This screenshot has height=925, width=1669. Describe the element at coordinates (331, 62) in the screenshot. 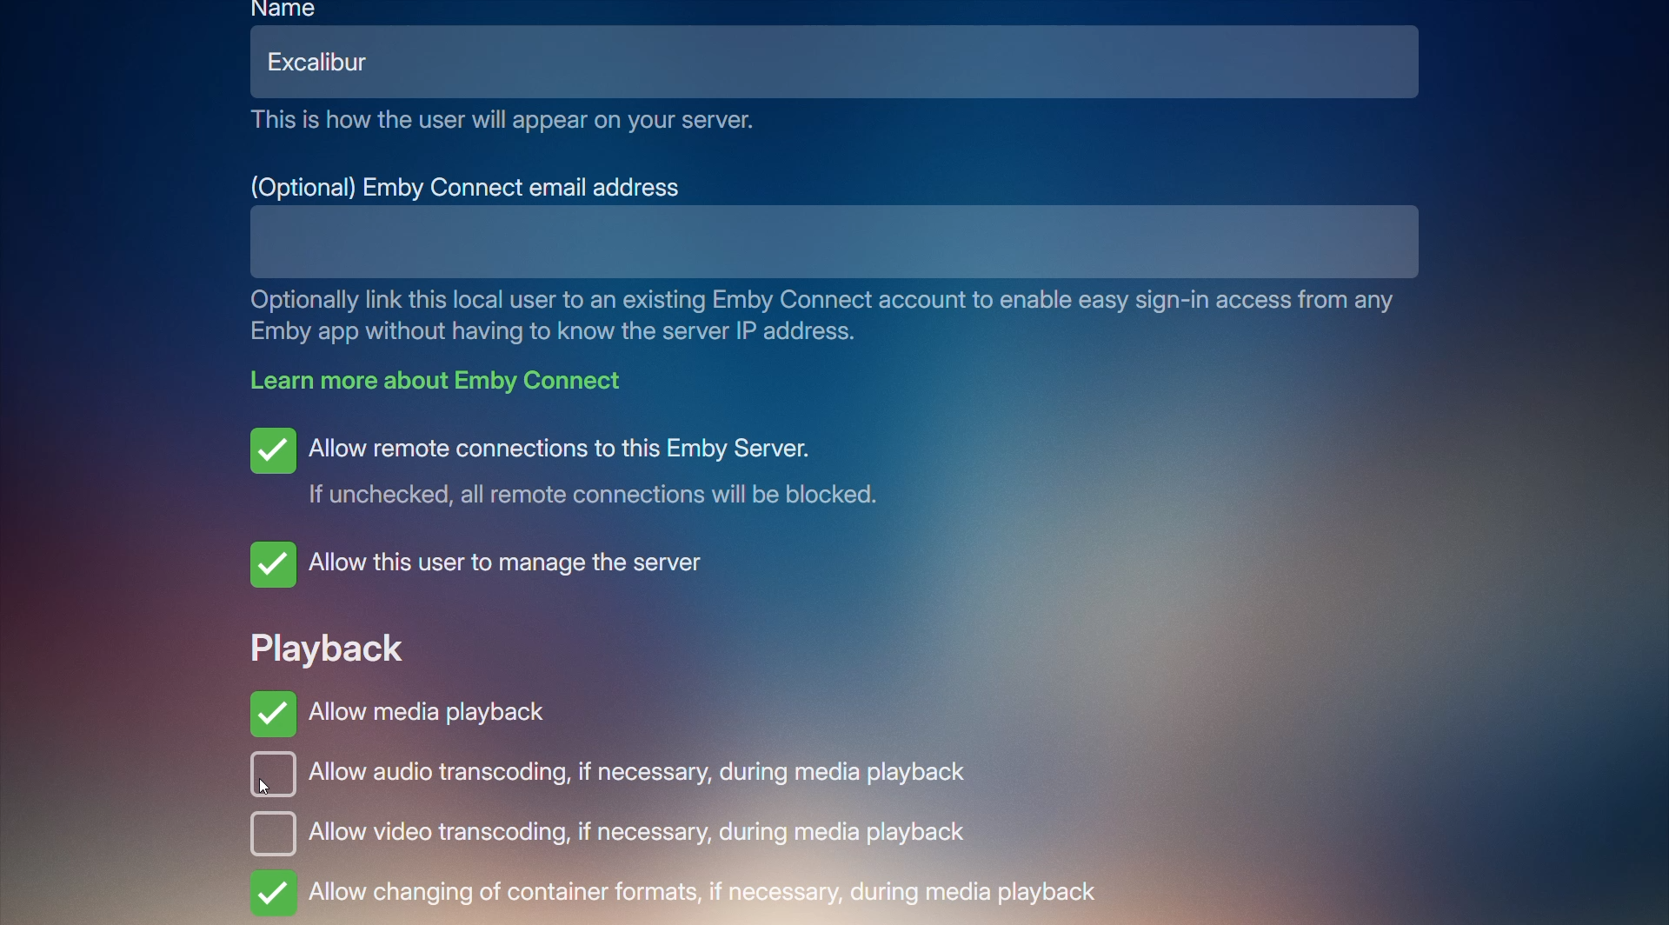

I see `Excalibur` at that location.